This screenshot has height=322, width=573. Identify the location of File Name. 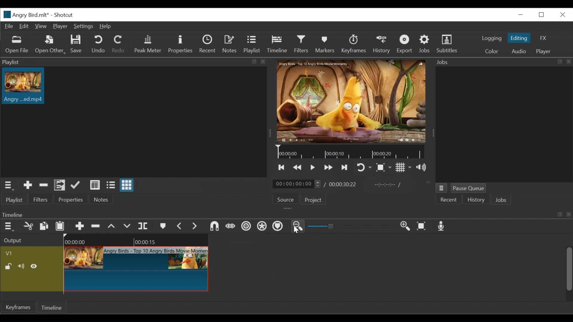
(25, 15).